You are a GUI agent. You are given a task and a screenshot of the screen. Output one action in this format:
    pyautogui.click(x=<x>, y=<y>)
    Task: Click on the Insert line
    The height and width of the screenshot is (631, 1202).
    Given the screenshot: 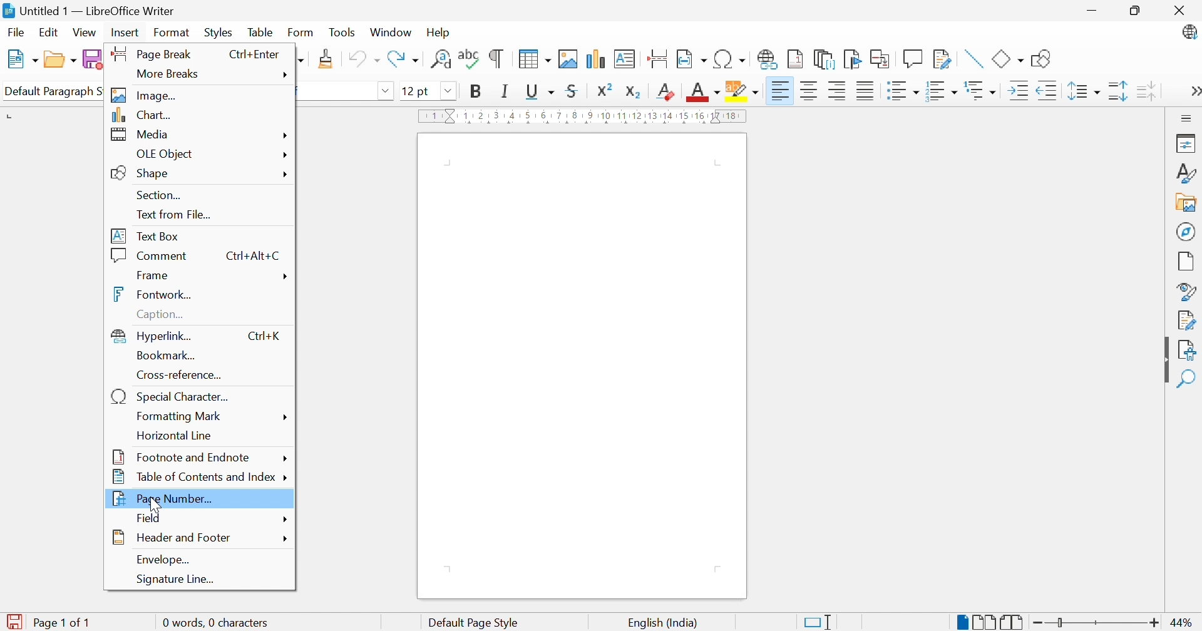 What is the action you would take?
    pyautogui.click(x=972, y=59)
    